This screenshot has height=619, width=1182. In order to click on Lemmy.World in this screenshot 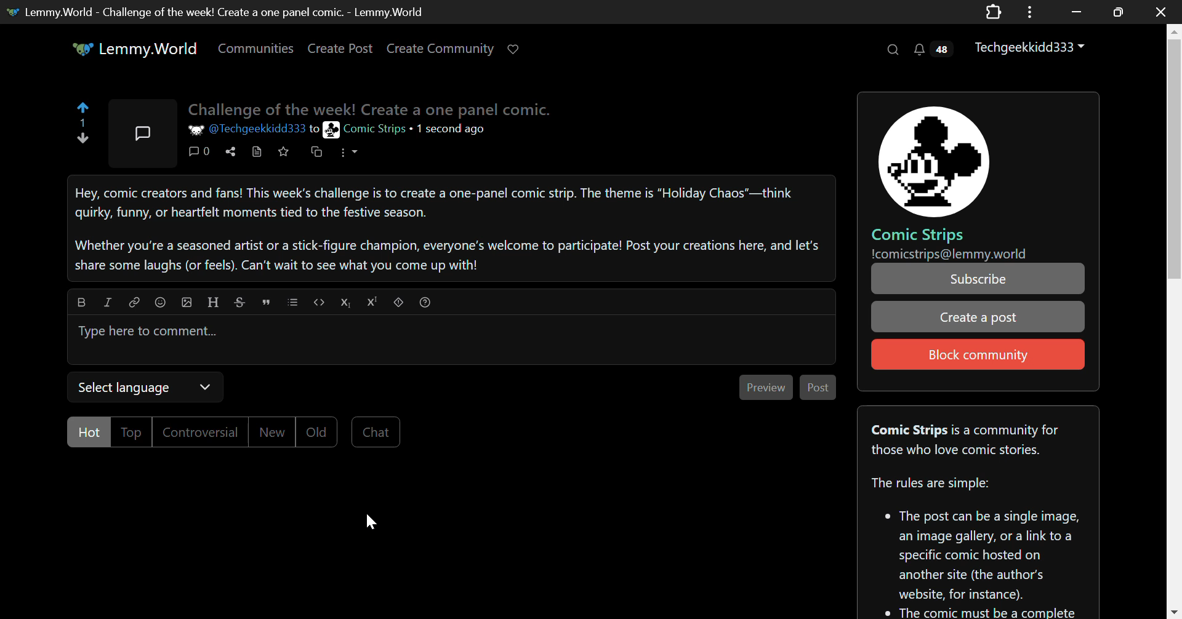, I will do `click(134, 51)`.